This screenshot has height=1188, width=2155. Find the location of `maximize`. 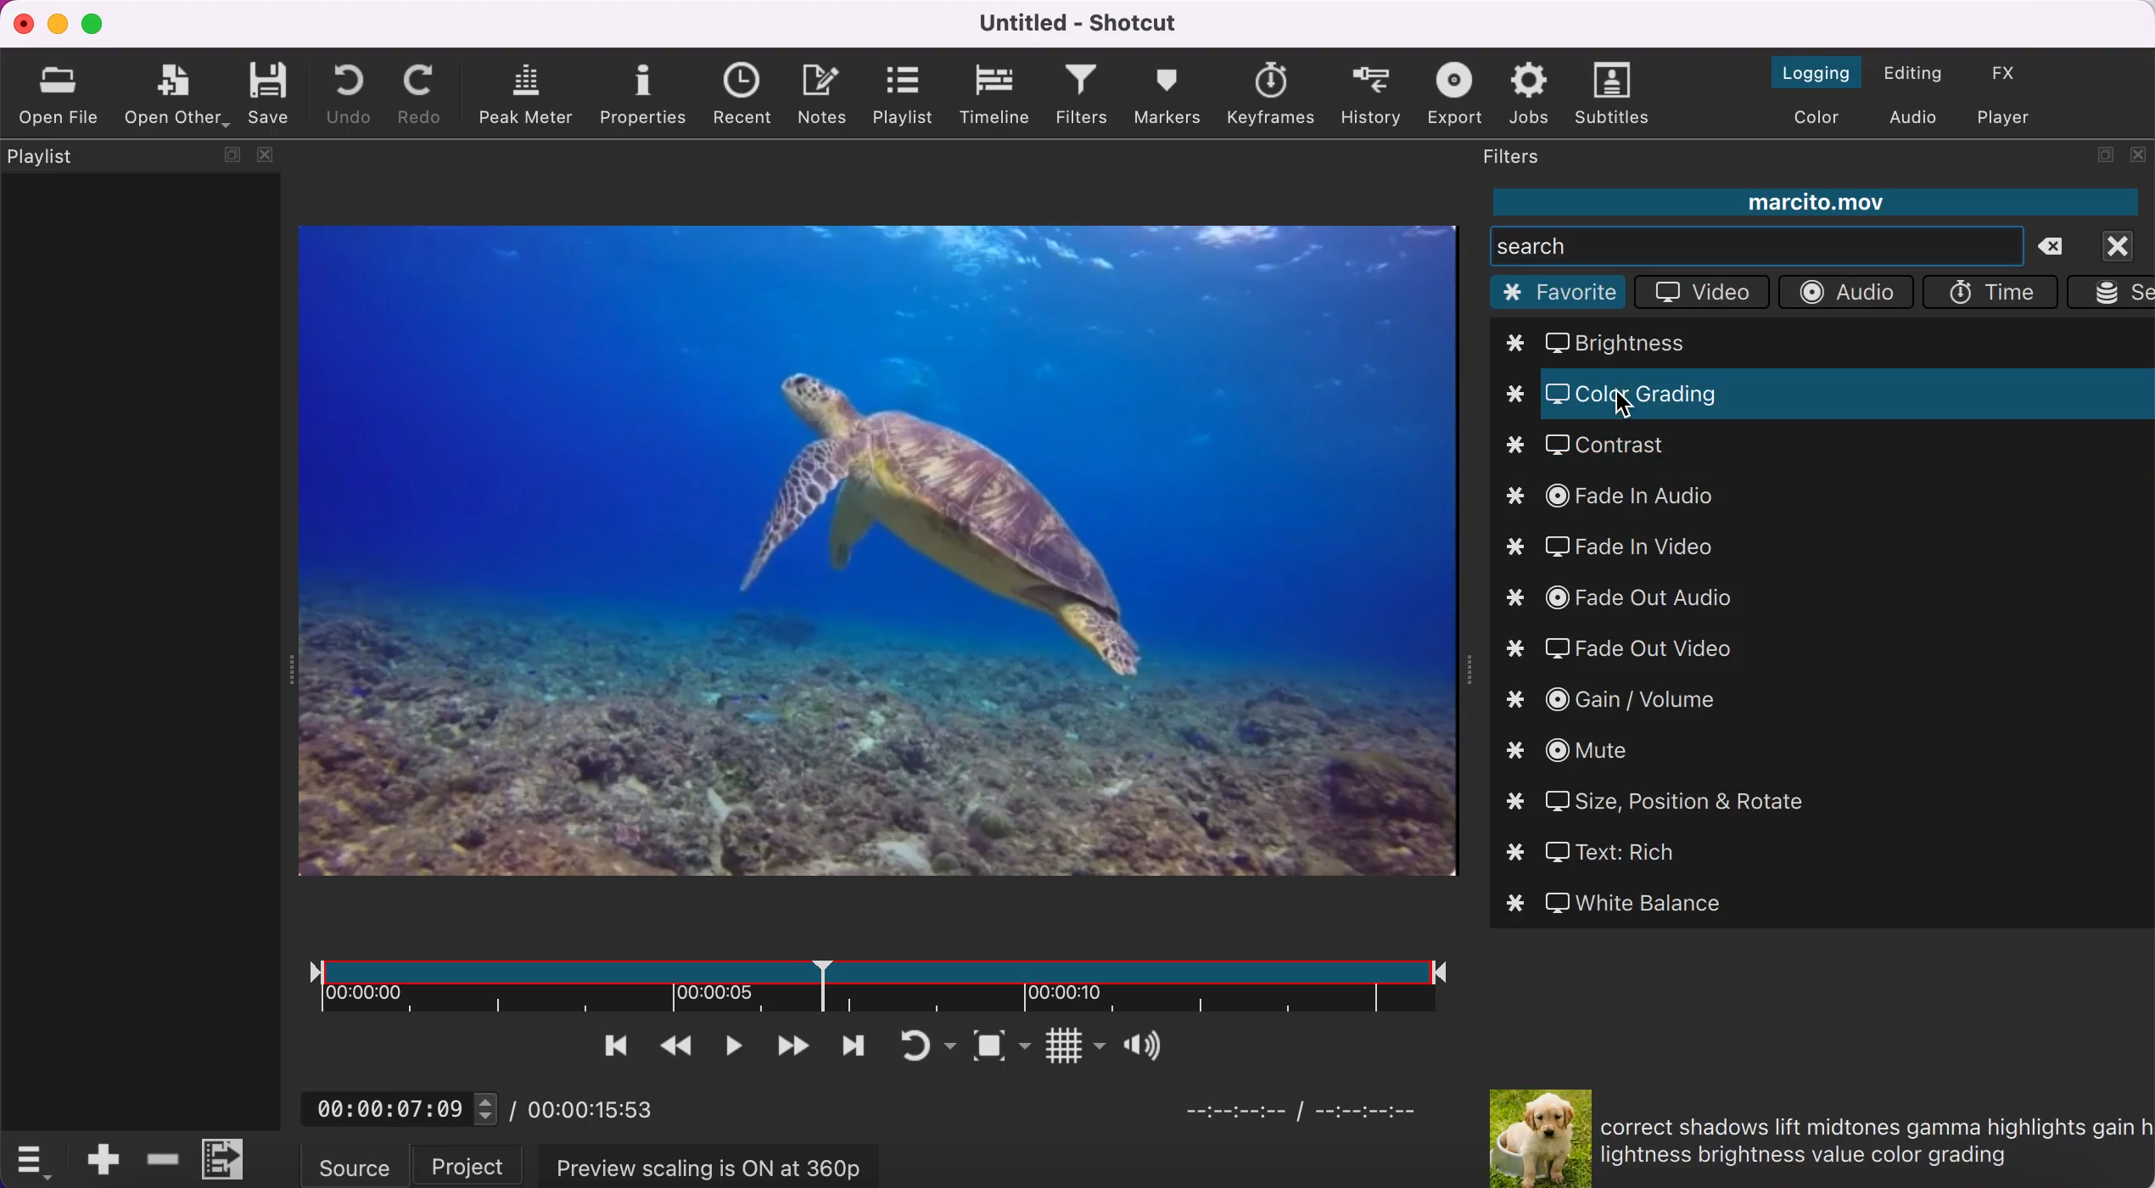

maximize is located at coordinates (2104, 159).